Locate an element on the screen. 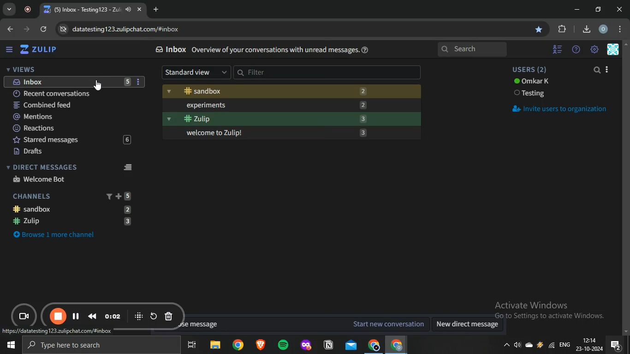  icon is located at coordinates (139, 316).